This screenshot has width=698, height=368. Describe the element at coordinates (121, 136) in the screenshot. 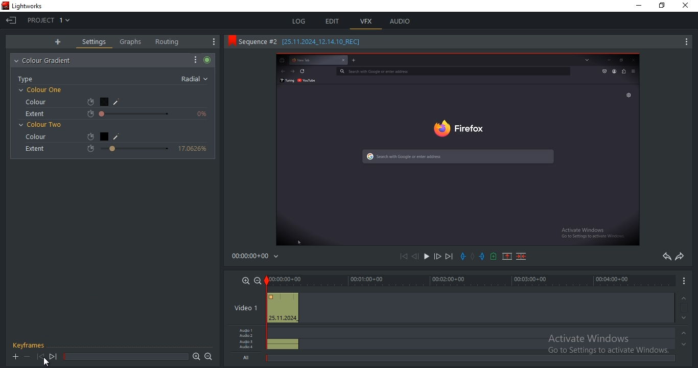

I see `color picker` at that location.